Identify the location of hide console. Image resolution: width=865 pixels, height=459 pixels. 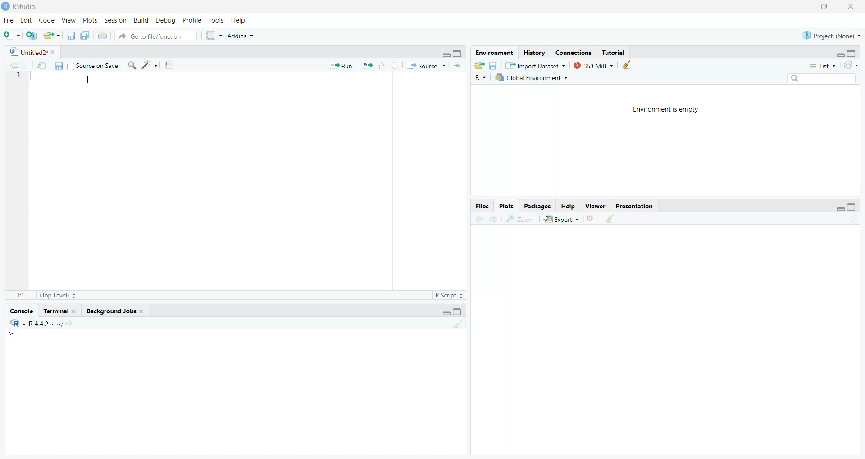
(852, 207).